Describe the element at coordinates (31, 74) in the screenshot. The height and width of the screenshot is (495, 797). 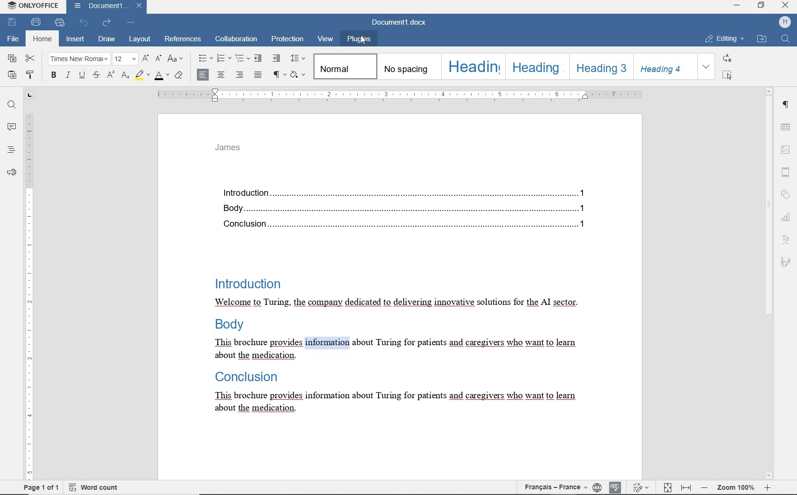
I see `COPY STYLE` at that location.